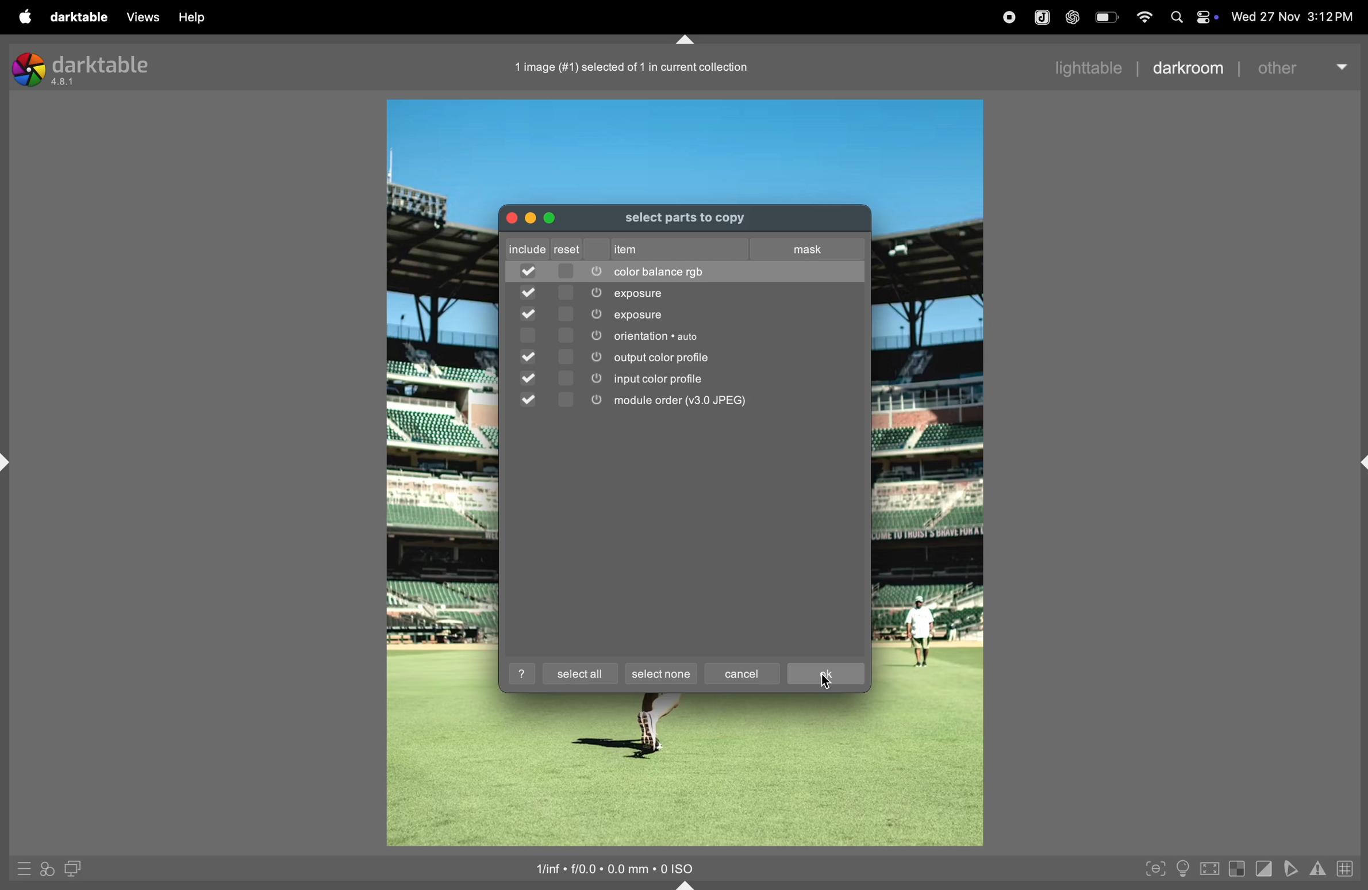 The image size is (1368, 890). Describe the element at coordinates (640, 248) in the screenshot. I see `item` at that location.